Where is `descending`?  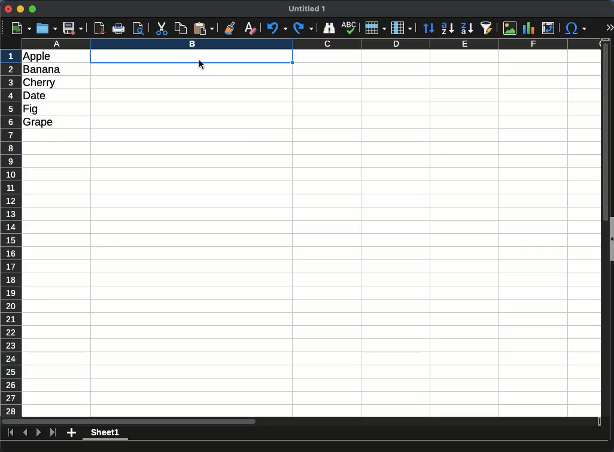
descending is located at coordinates (467, 28).